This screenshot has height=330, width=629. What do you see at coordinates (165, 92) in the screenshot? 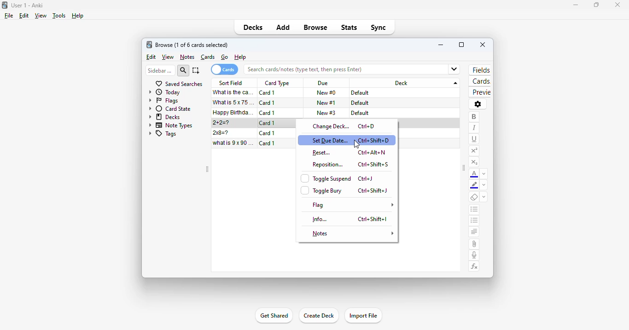
I see `today` at bounding box center [165, 92].